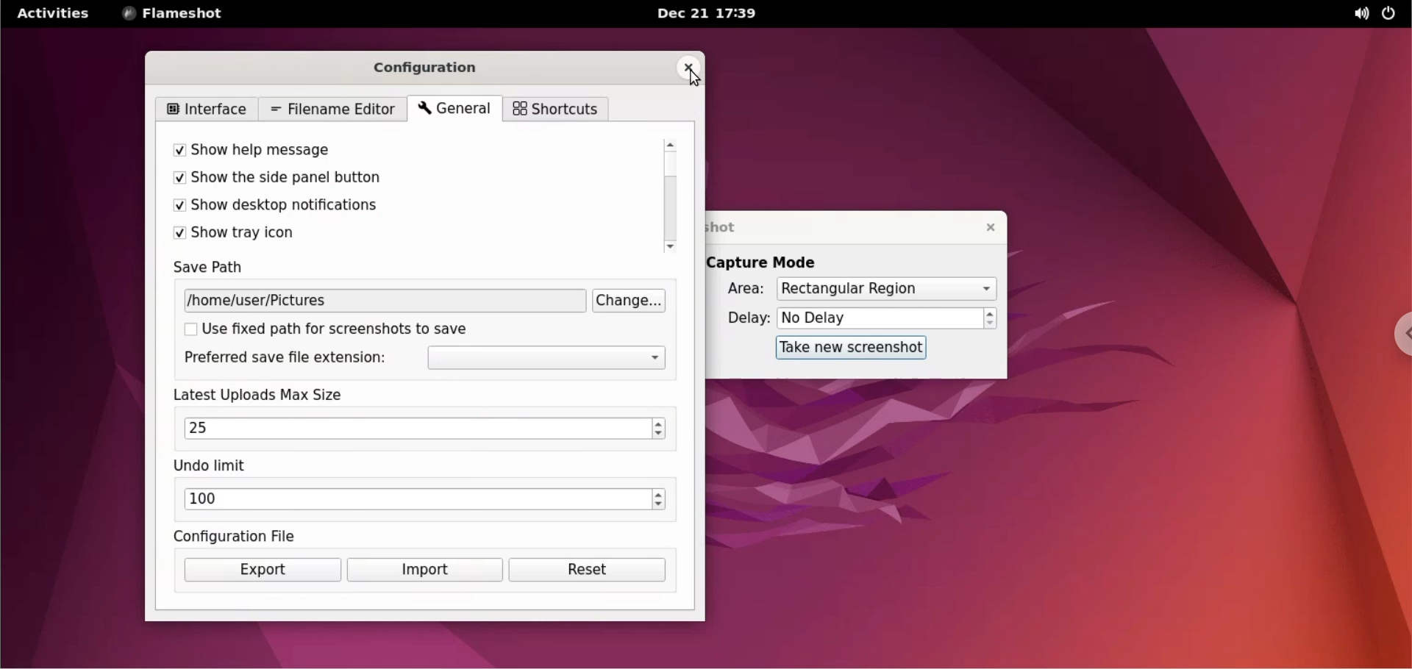  I want to click on delay:, so click(740, 319).